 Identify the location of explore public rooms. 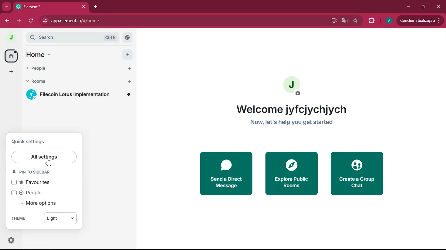
(291, 173).